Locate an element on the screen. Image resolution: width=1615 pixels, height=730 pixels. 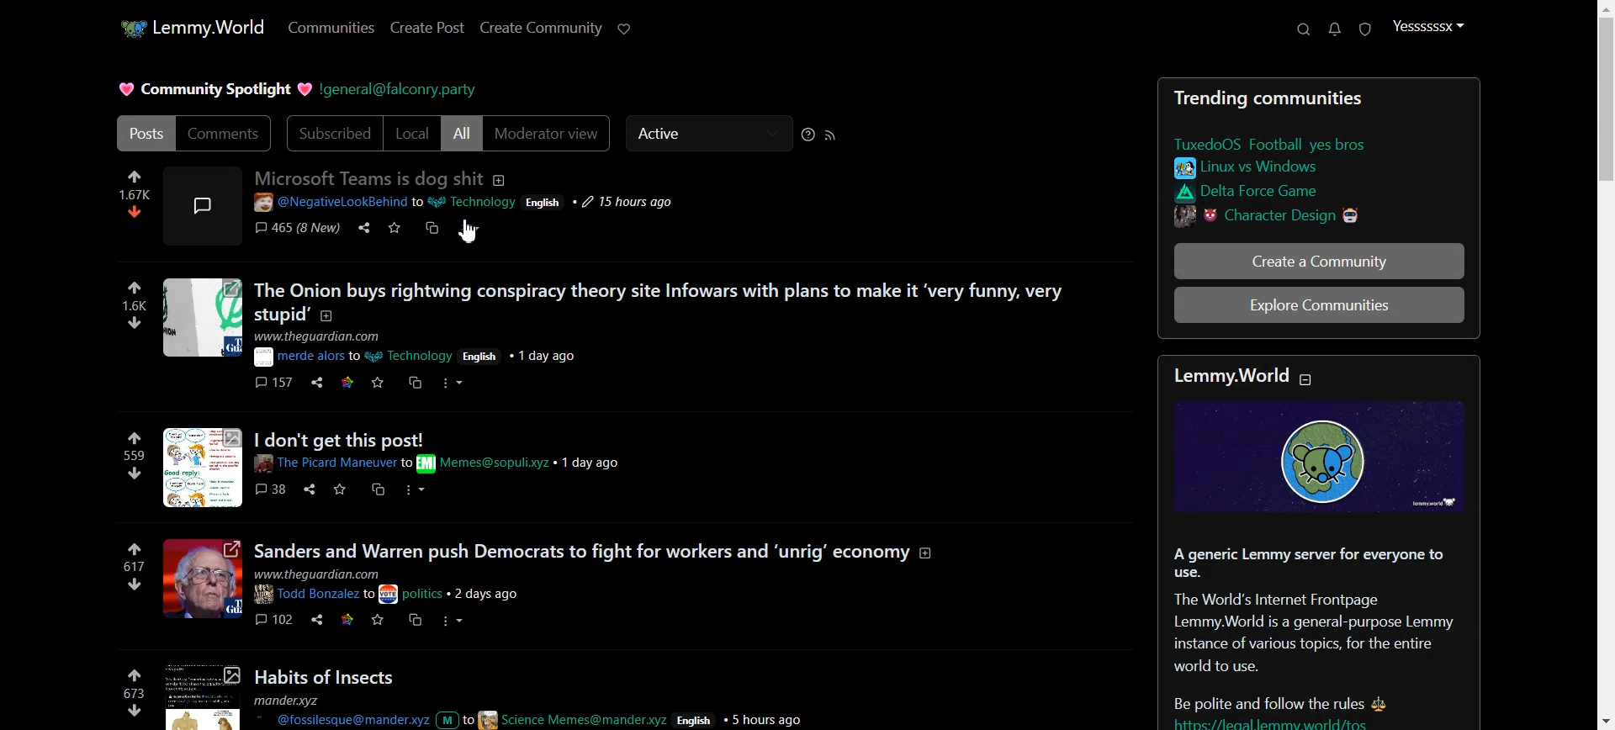
cs is located at coordinates (379, 491).